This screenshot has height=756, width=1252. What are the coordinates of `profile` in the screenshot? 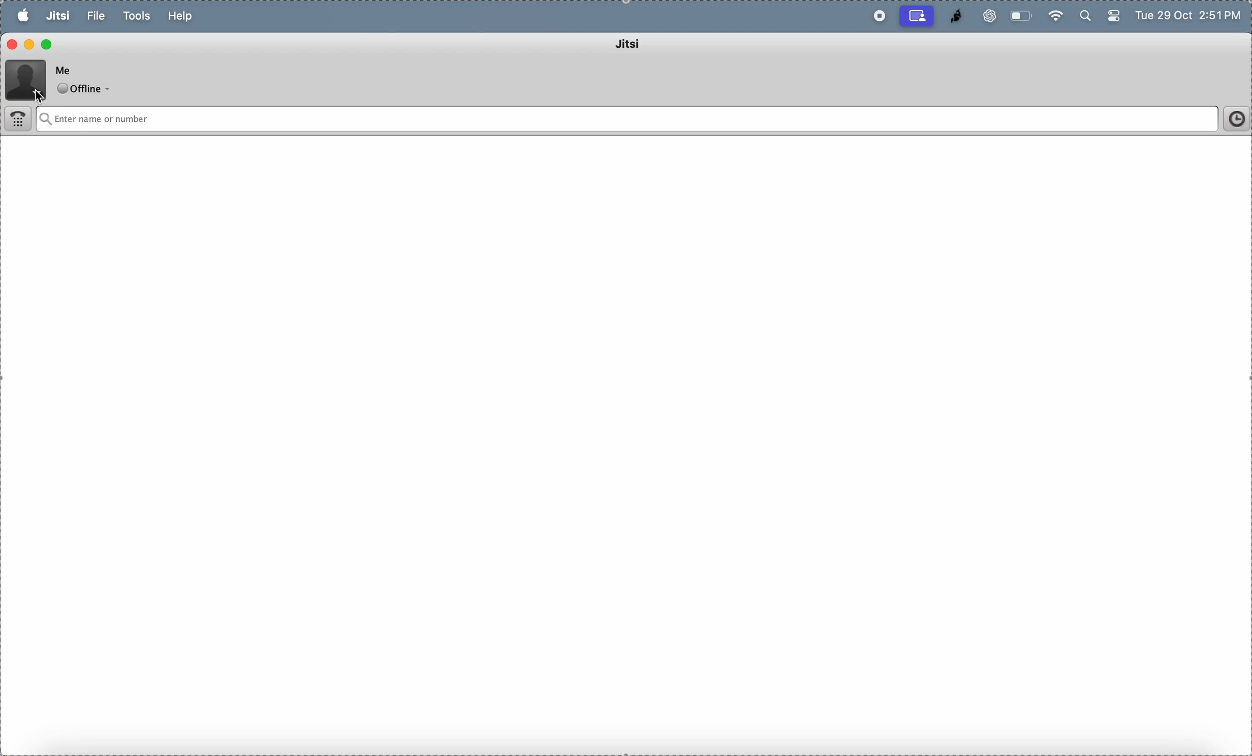 It's located at (26, 78).